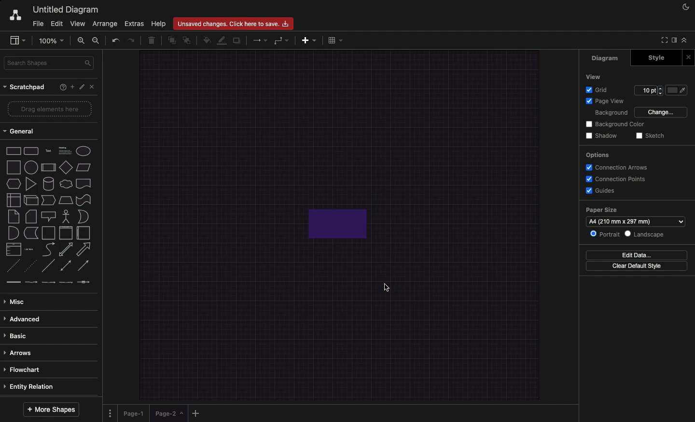 The width and height of the screenshot is (695, 422). Describe the element at coordinates (48, 150) in the screenshot. I see `text` at that location.